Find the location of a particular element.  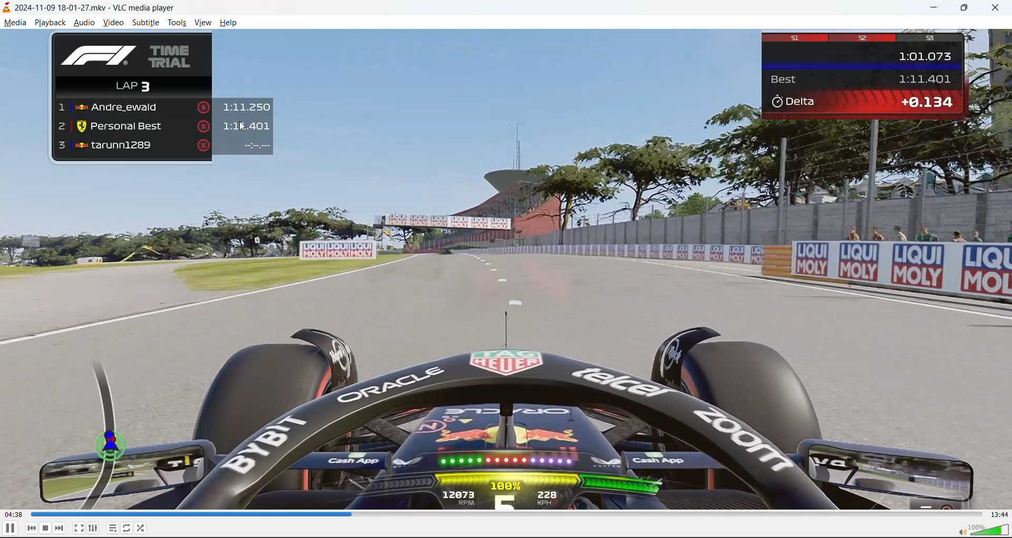

track slider is located at coordinates (508, 514).